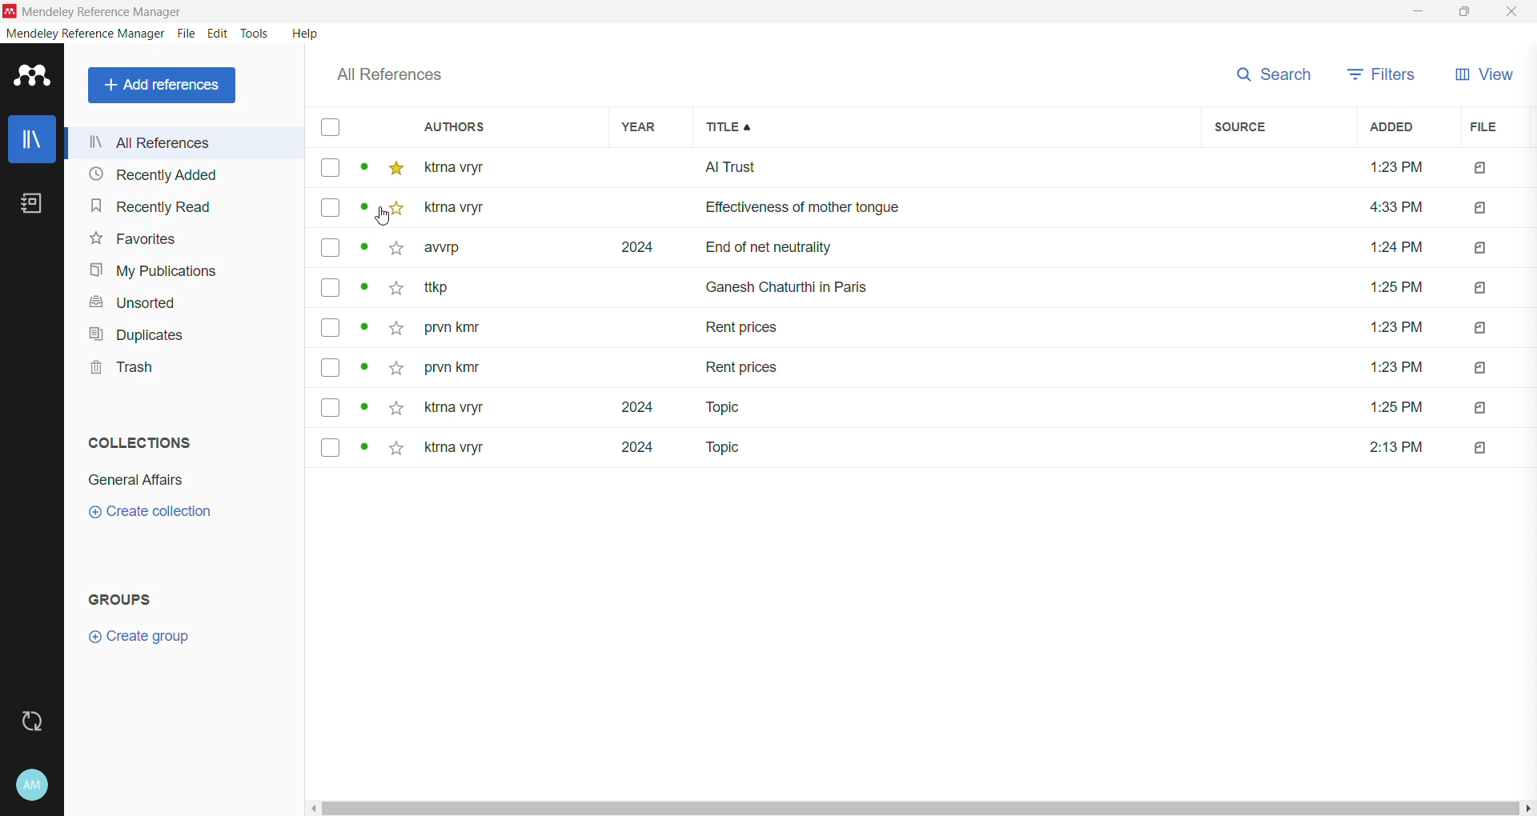 This screenshot has width=1537, height=816. What do you see at coordinates (1391, 208) in the screenshot?
I see `4:33pm` at bounding box center [1391, 208].